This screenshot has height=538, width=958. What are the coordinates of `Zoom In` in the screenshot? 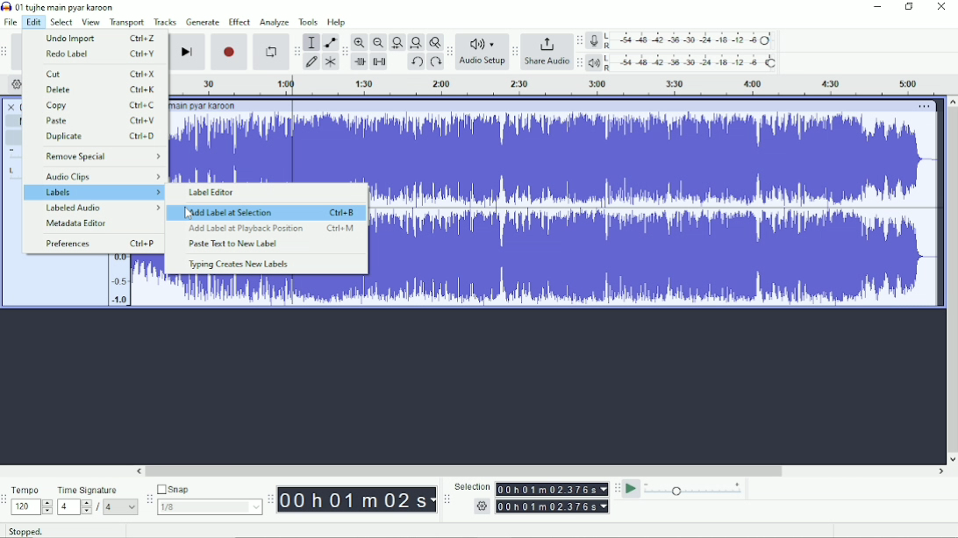 It's located at (360, 43).